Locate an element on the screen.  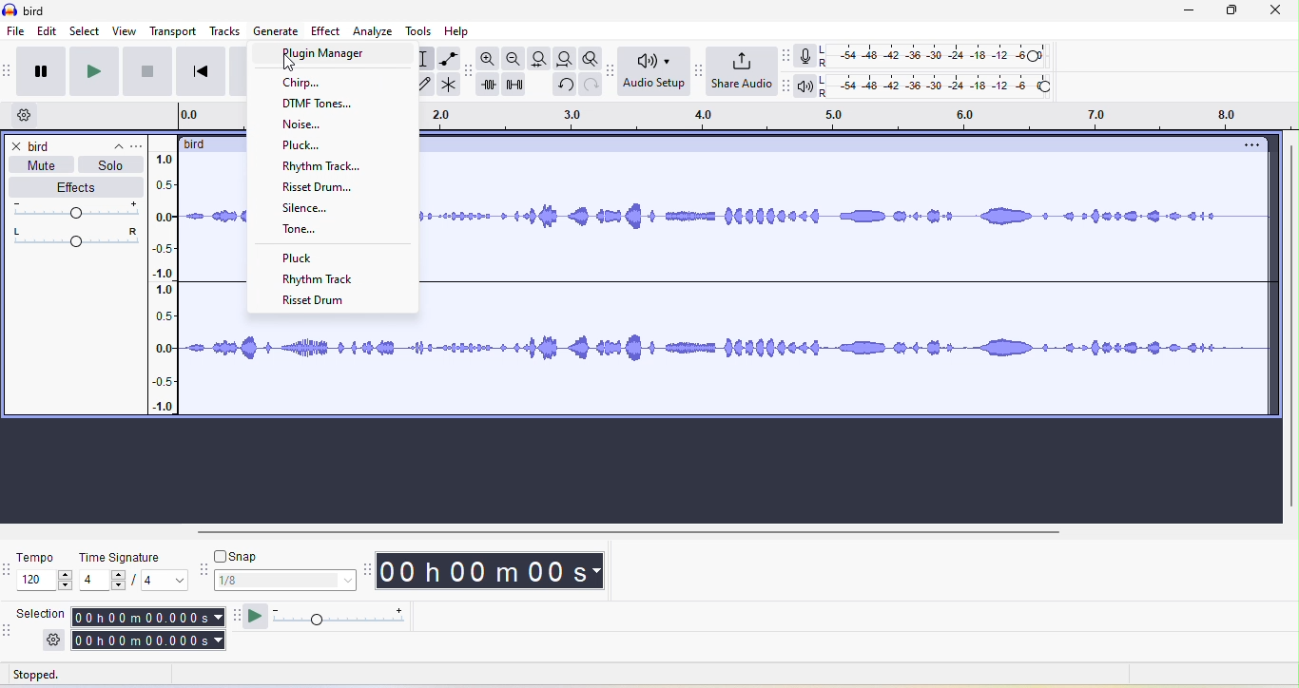
time signature is located at coordinates (133, 569).